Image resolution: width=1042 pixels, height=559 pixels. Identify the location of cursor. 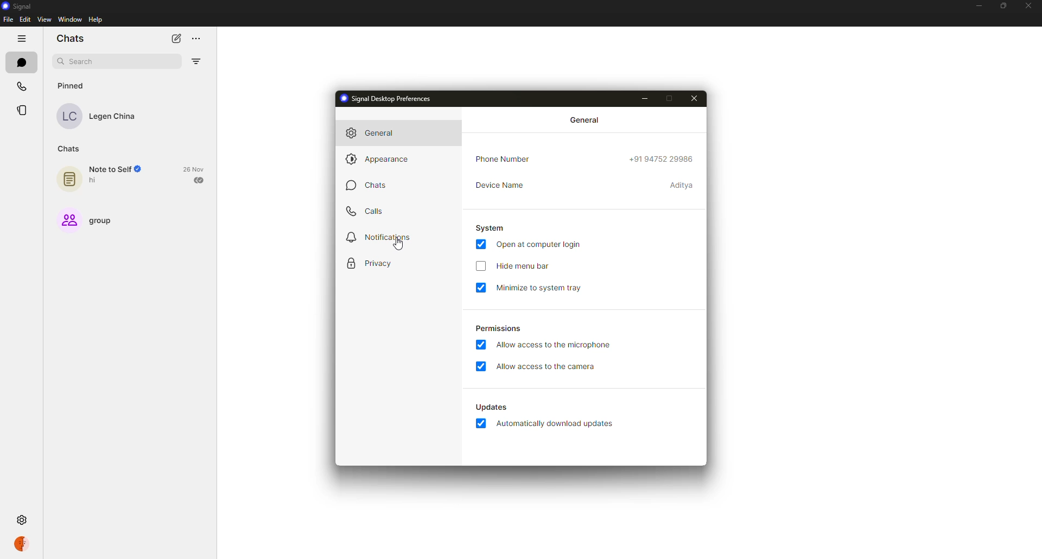
(400, 246).